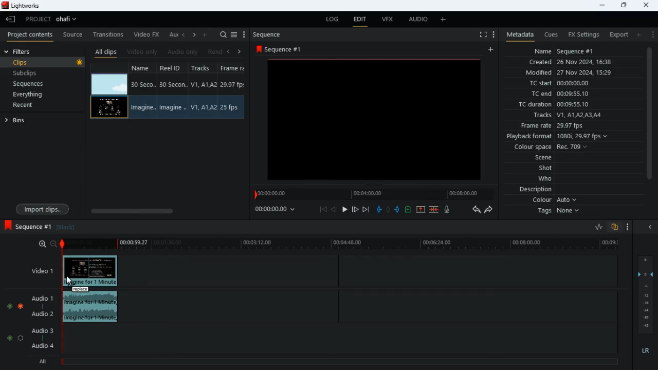 The width and height of the screenshot is (658, 370). Describe the element at coordinates (546, 169) in the screenshot. I see `shot` at that location.